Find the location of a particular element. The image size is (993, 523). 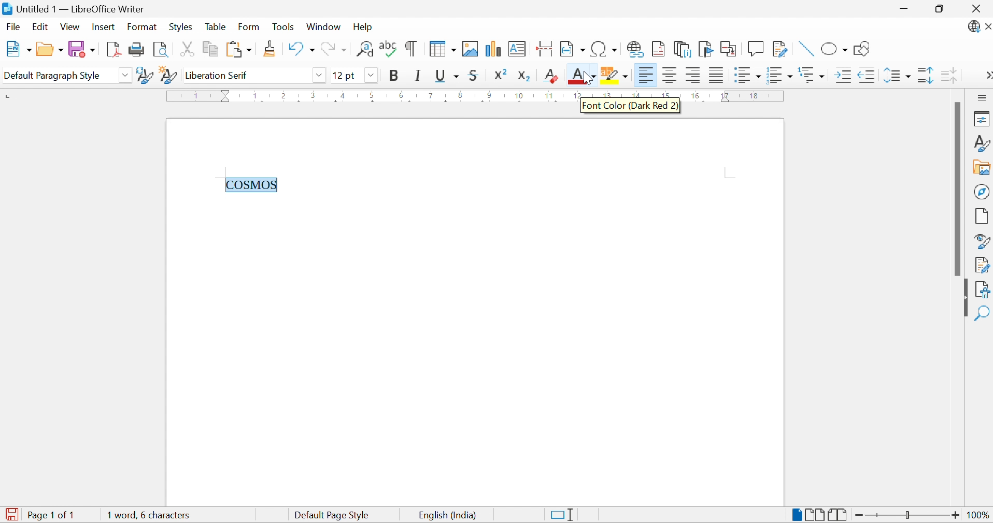

Default Paragraph Style is located at coordinates (52, 75).